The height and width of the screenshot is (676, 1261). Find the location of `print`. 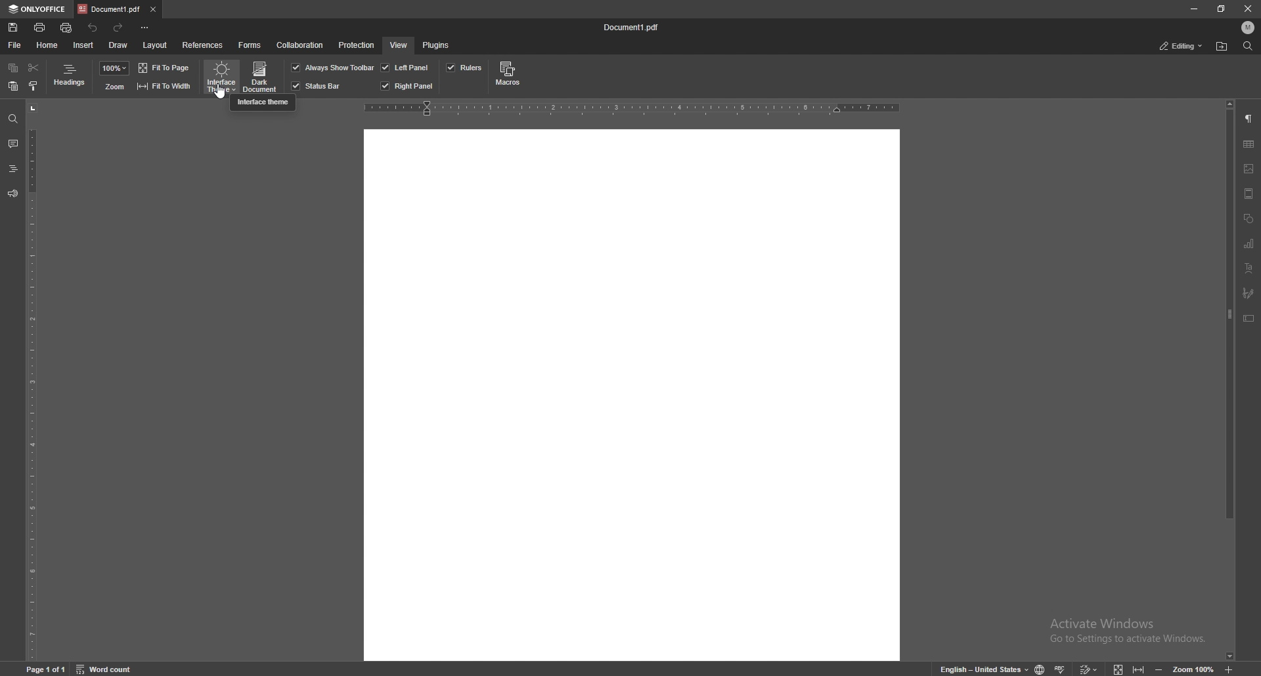

print is located at coordinates (41, 28).